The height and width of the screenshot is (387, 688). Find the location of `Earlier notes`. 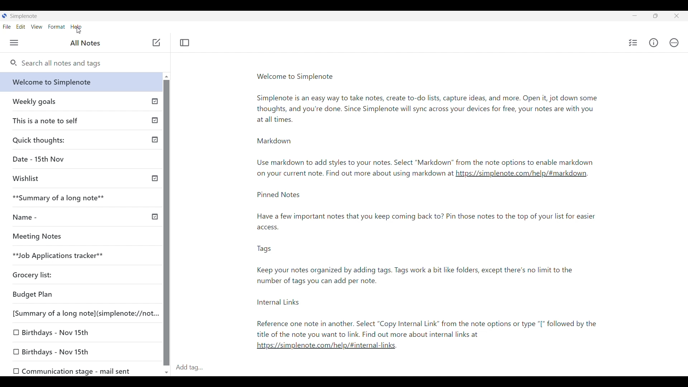

Earlier notes is located at coordinates (72, 101).